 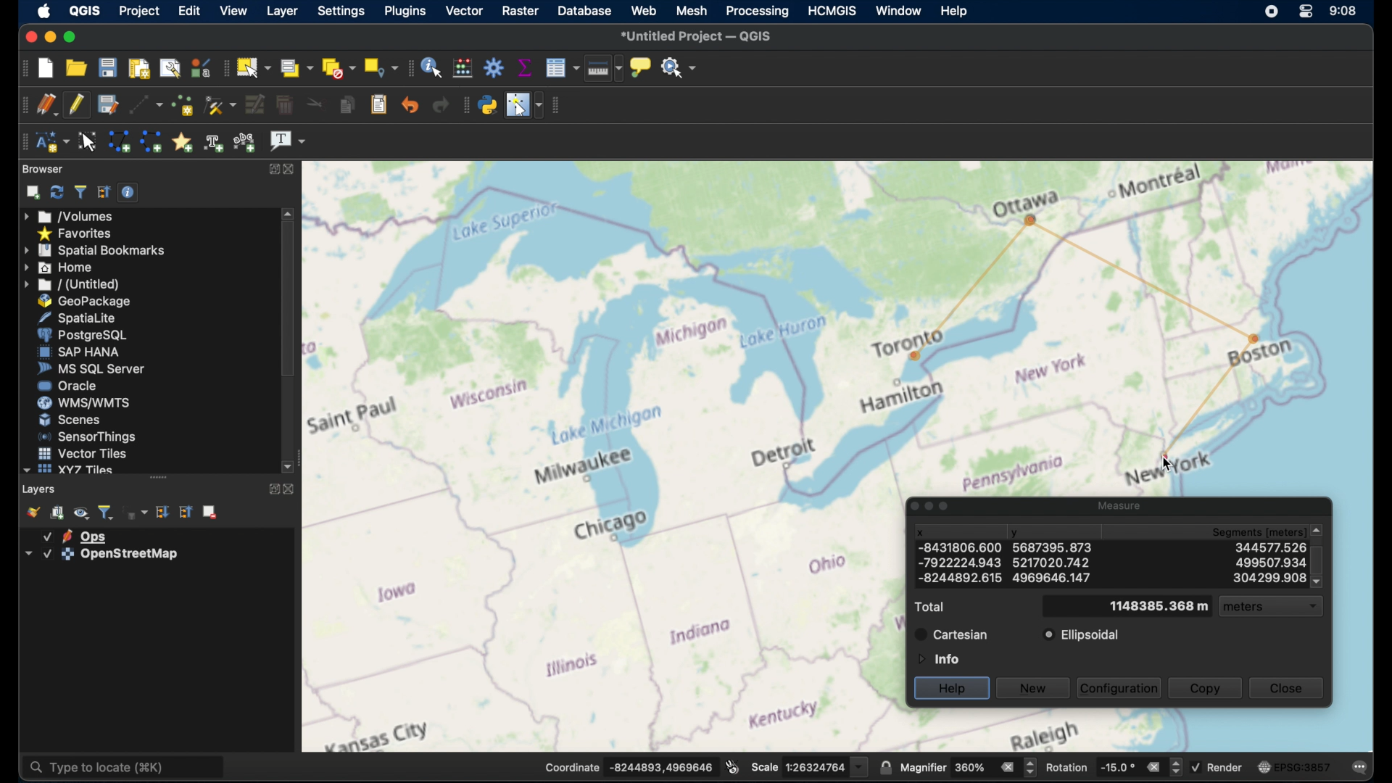 I want to click on coordinate, so click(x=627, y=766).